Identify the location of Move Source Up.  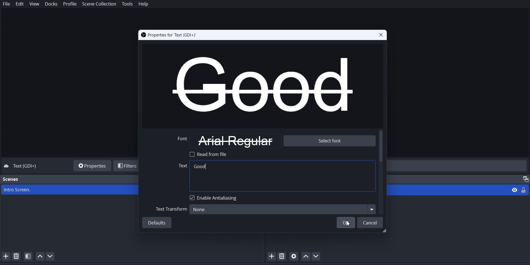
(305, 256).